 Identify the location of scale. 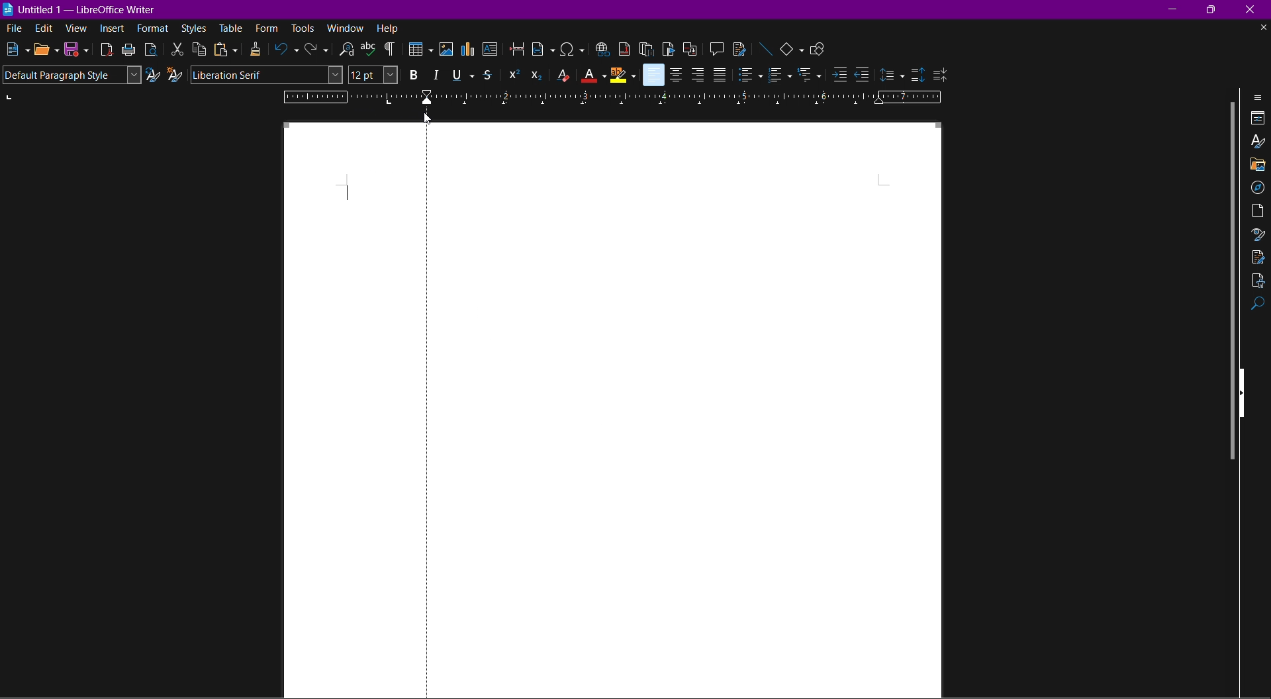
(346, 97).